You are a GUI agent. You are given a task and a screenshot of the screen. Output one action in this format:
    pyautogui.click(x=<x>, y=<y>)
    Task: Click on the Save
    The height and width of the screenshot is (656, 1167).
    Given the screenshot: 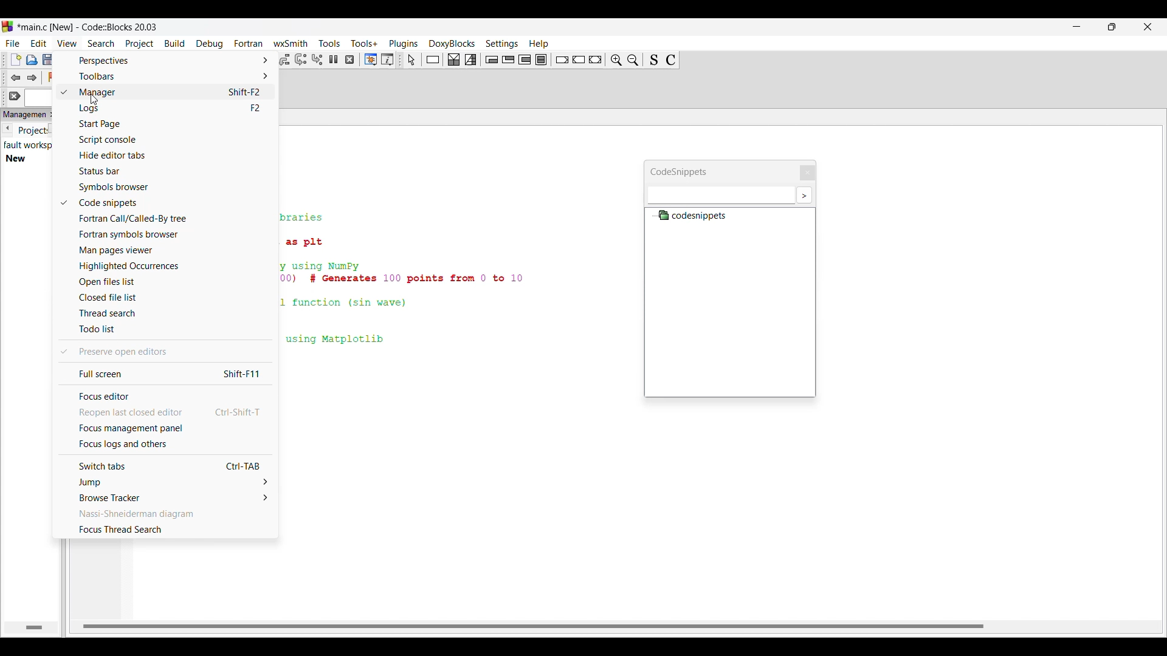 What is the action you would take?
    pyautogui.click(x=48, y=60)
    